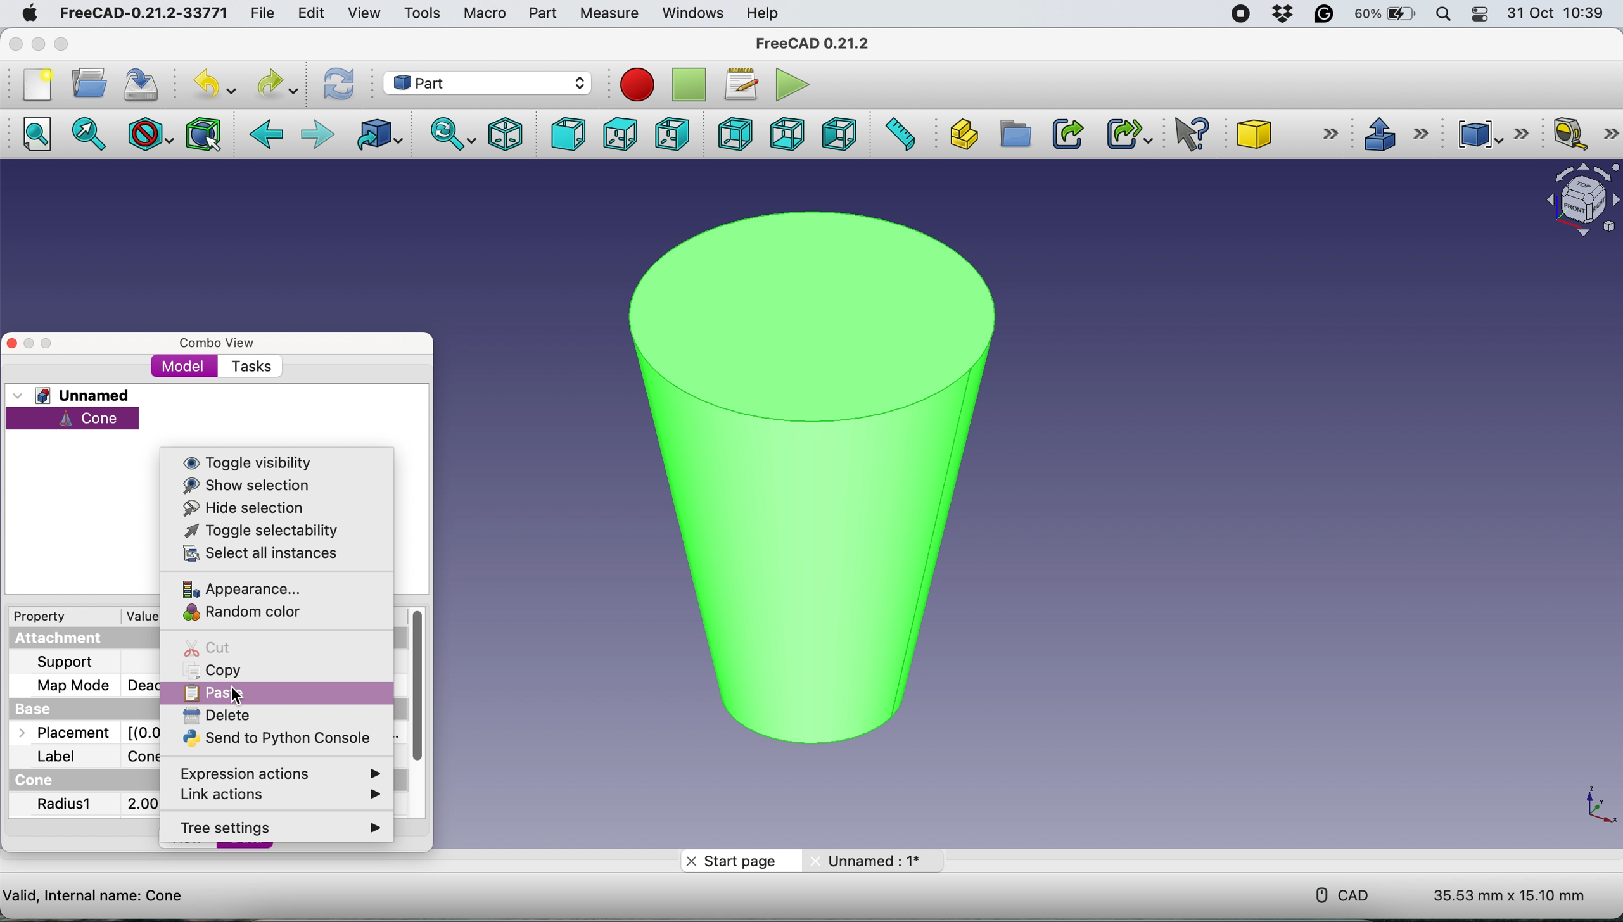  Describe the element at coordinates (251, 462) in the screenshot. I see `toggle visibility` at that location.